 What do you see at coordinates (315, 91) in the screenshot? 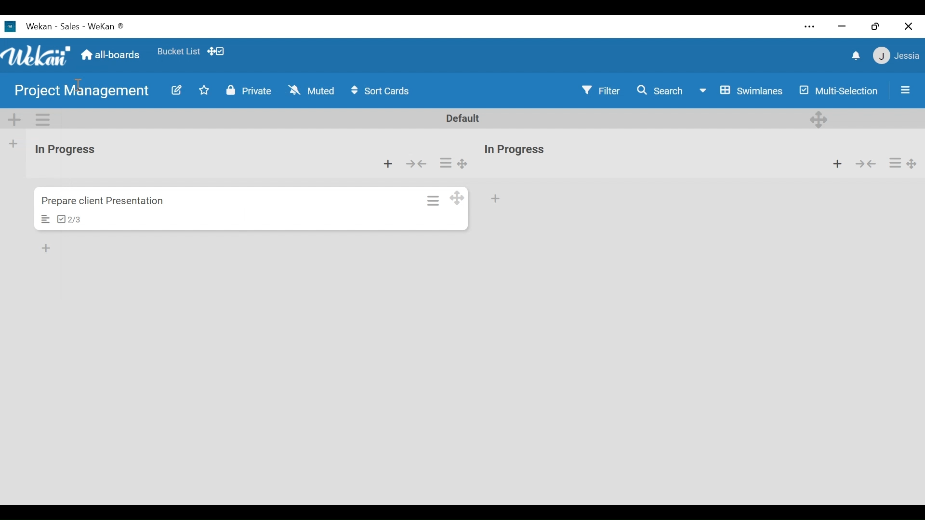
I see `Muted` at bounding box center [315, 91].